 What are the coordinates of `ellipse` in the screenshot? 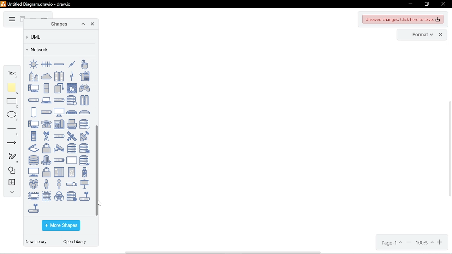 It's located at (13, 116).